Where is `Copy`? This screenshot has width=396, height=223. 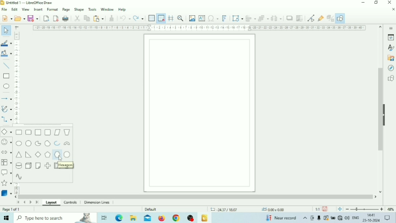
Copy is located at coordinates (87, 18).